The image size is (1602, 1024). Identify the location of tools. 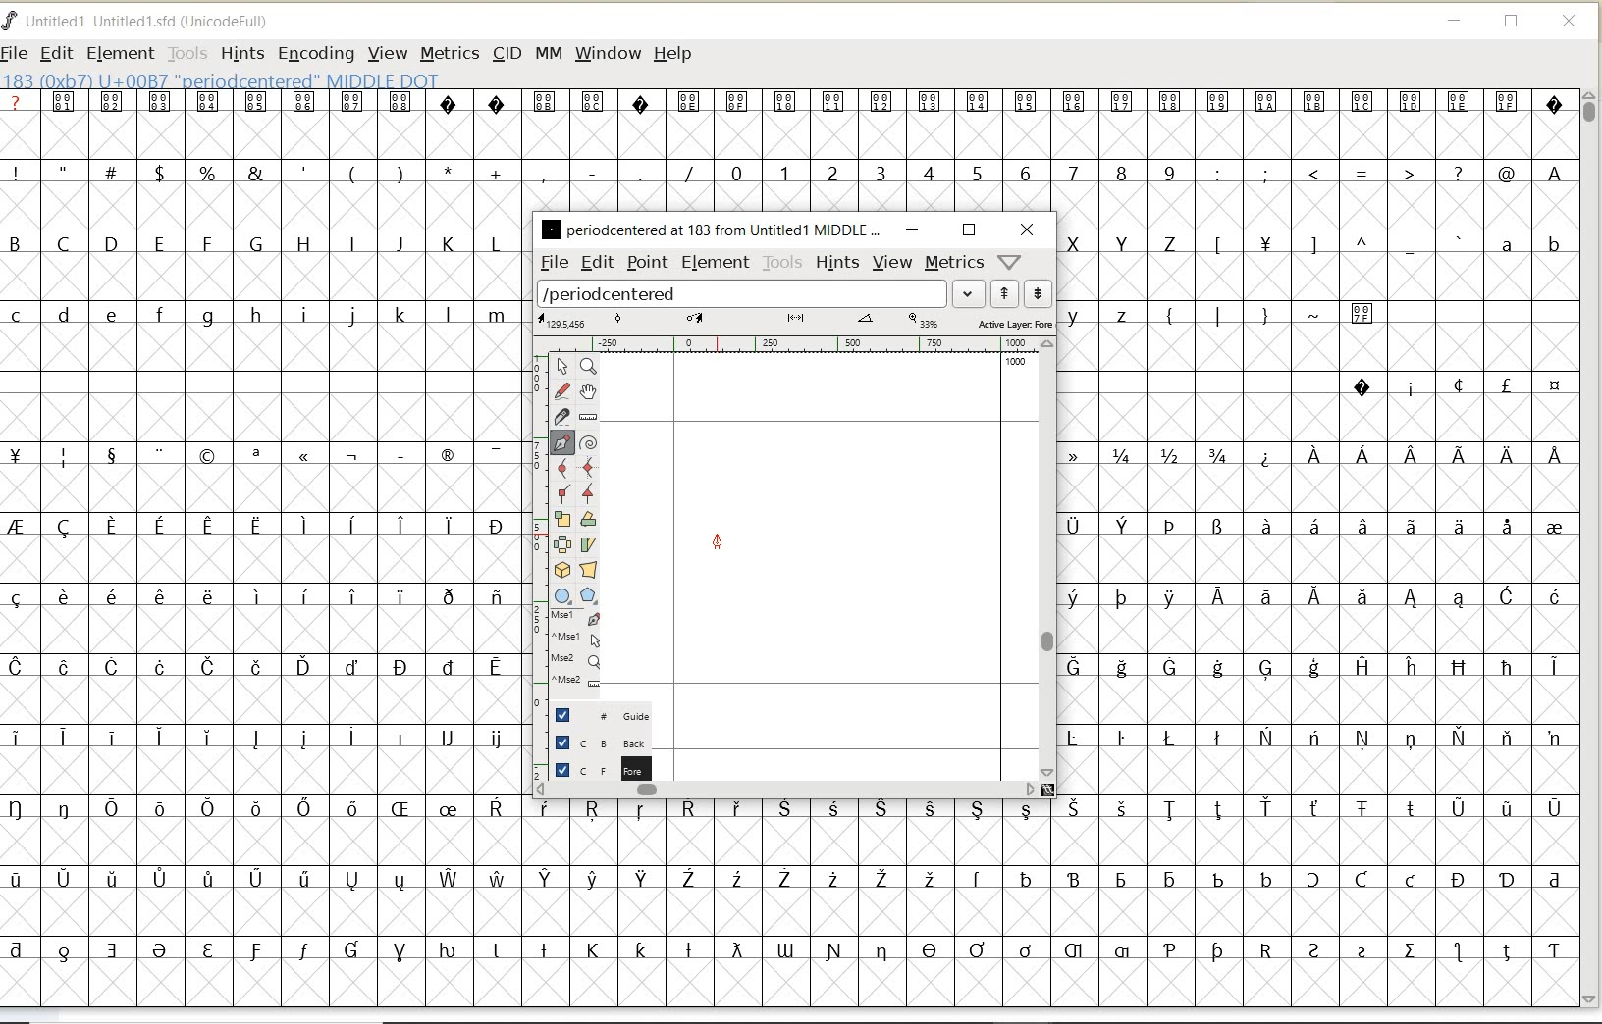
(782, 263).